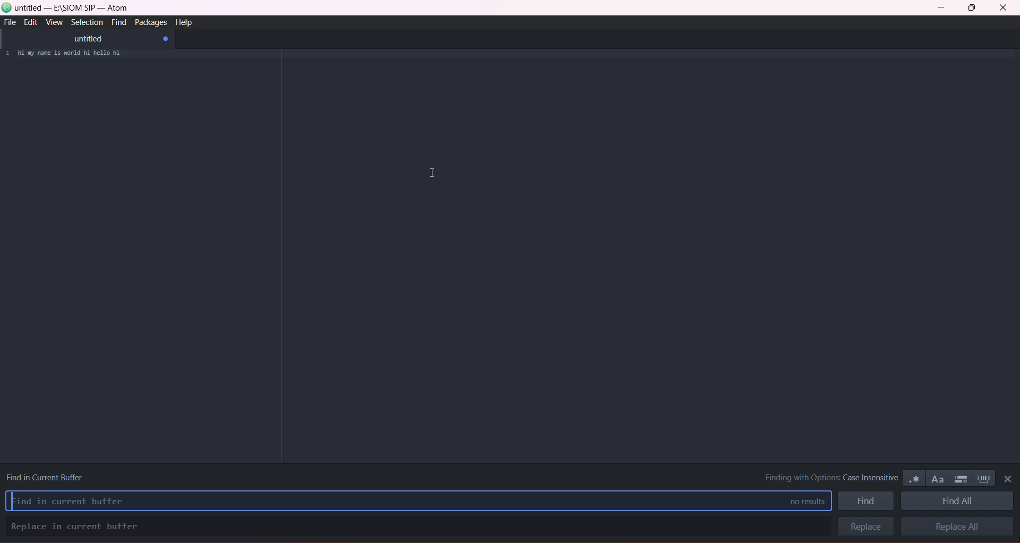 The width and height of the screenshot is (1020, 543). I want to click on find, so click(117, 23).